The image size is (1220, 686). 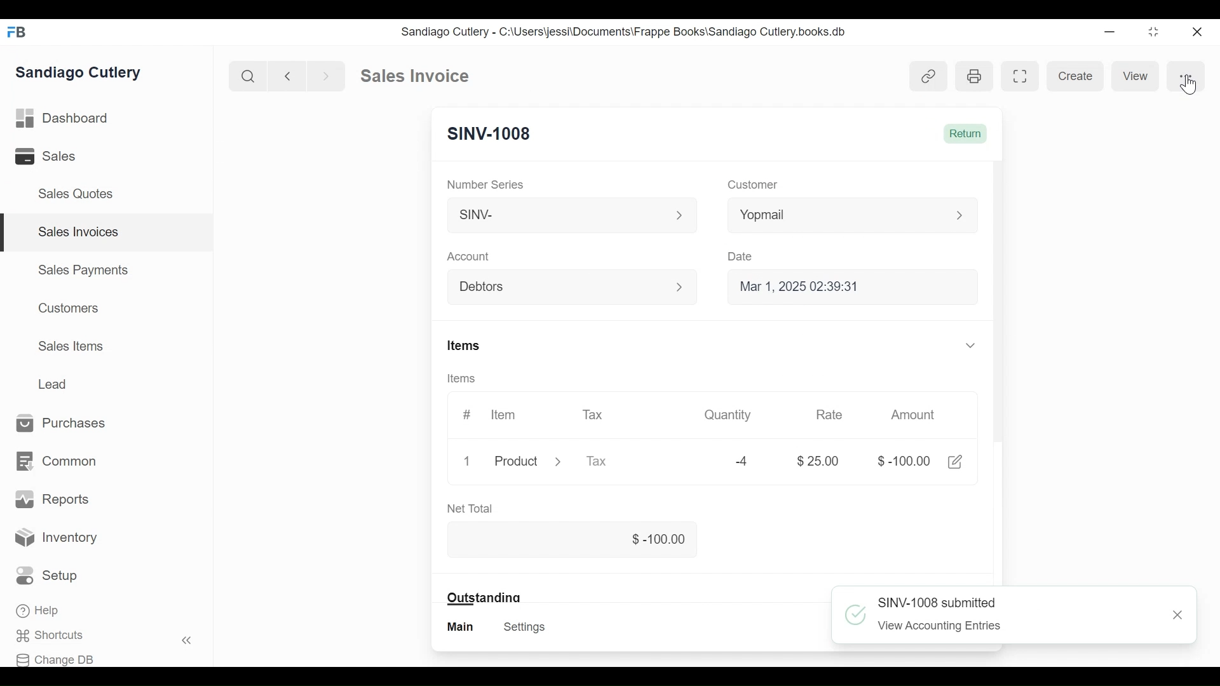 What do you see at coordinates (930, 76) in the screenshot?
I see `View linked entries` at bounding box center [930, 76].